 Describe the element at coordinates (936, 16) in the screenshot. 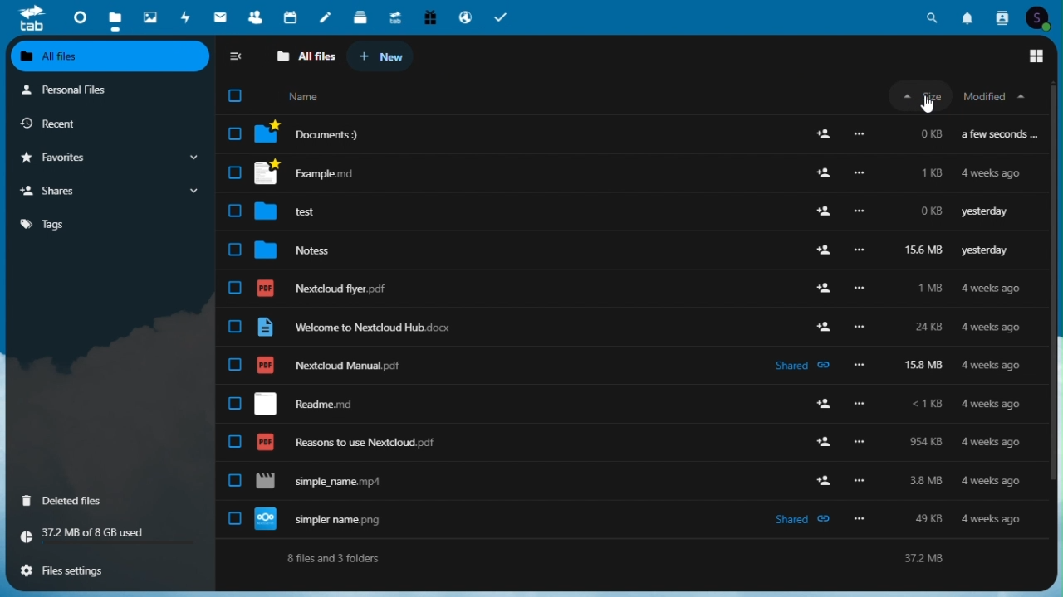

I see `Search` at that location.